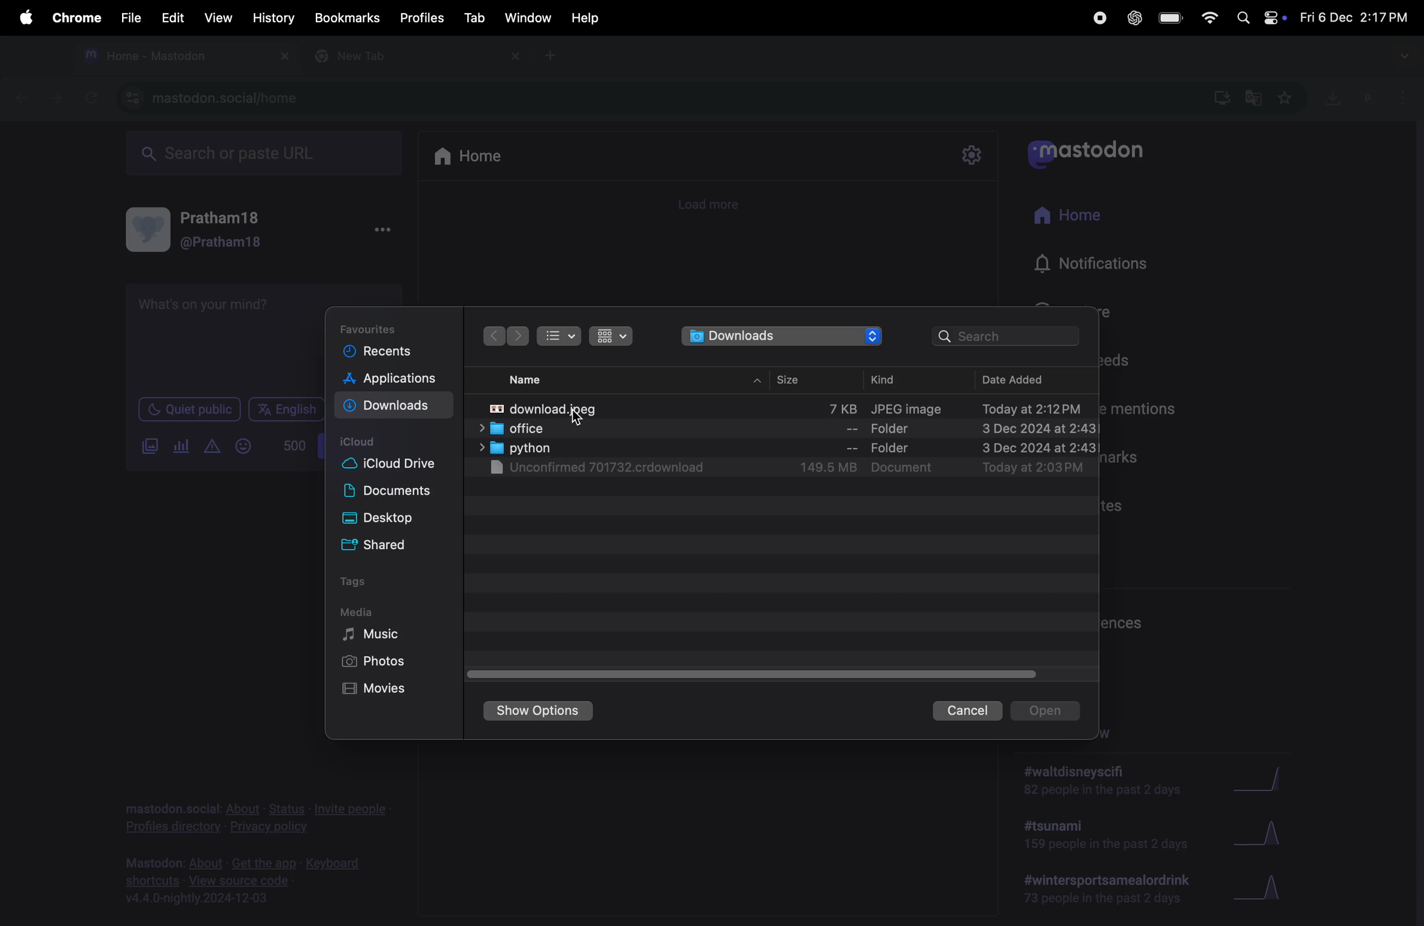 The width and height of the screenshot is (1424, 926). What do you see at coordinates (392, 380) in the screenshot?
I see `applications` at bounding box center [392, 380].